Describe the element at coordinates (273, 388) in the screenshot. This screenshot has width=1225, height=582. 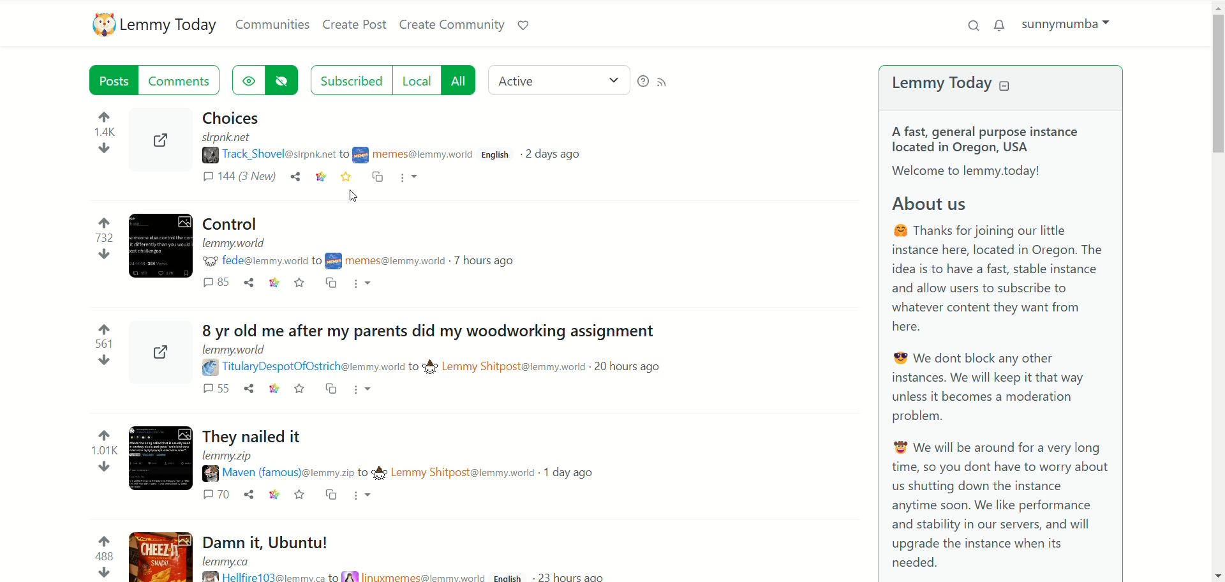
I see `link` at that location.